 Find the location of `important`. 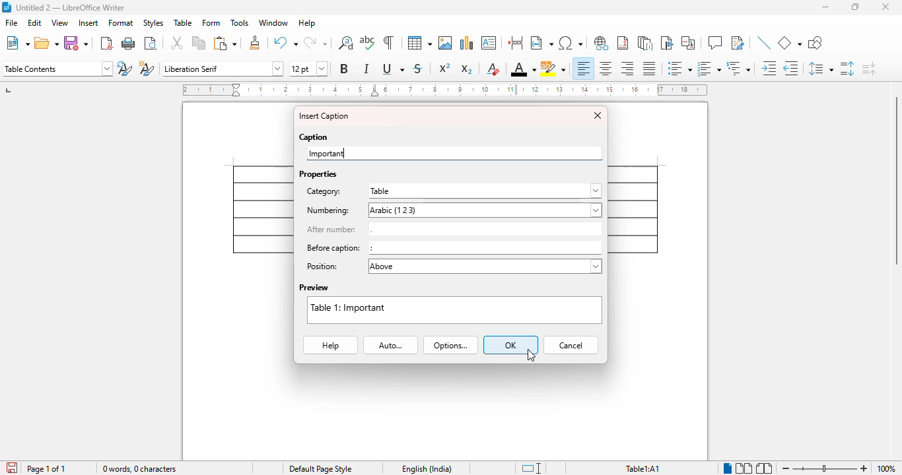

important is located at coordinates (327, 153).